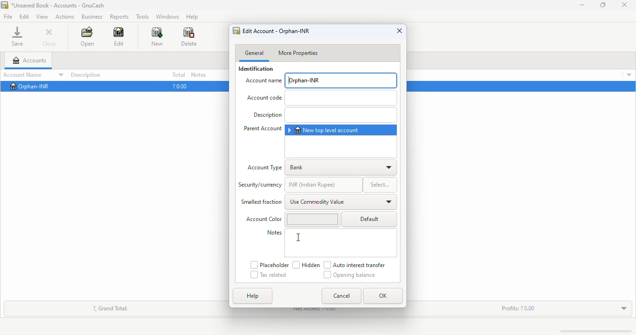 This screenshot has width=636, height=335. Describe the element at coordinates (180, 86) in the screenshot. I see `?0.00` at that location.